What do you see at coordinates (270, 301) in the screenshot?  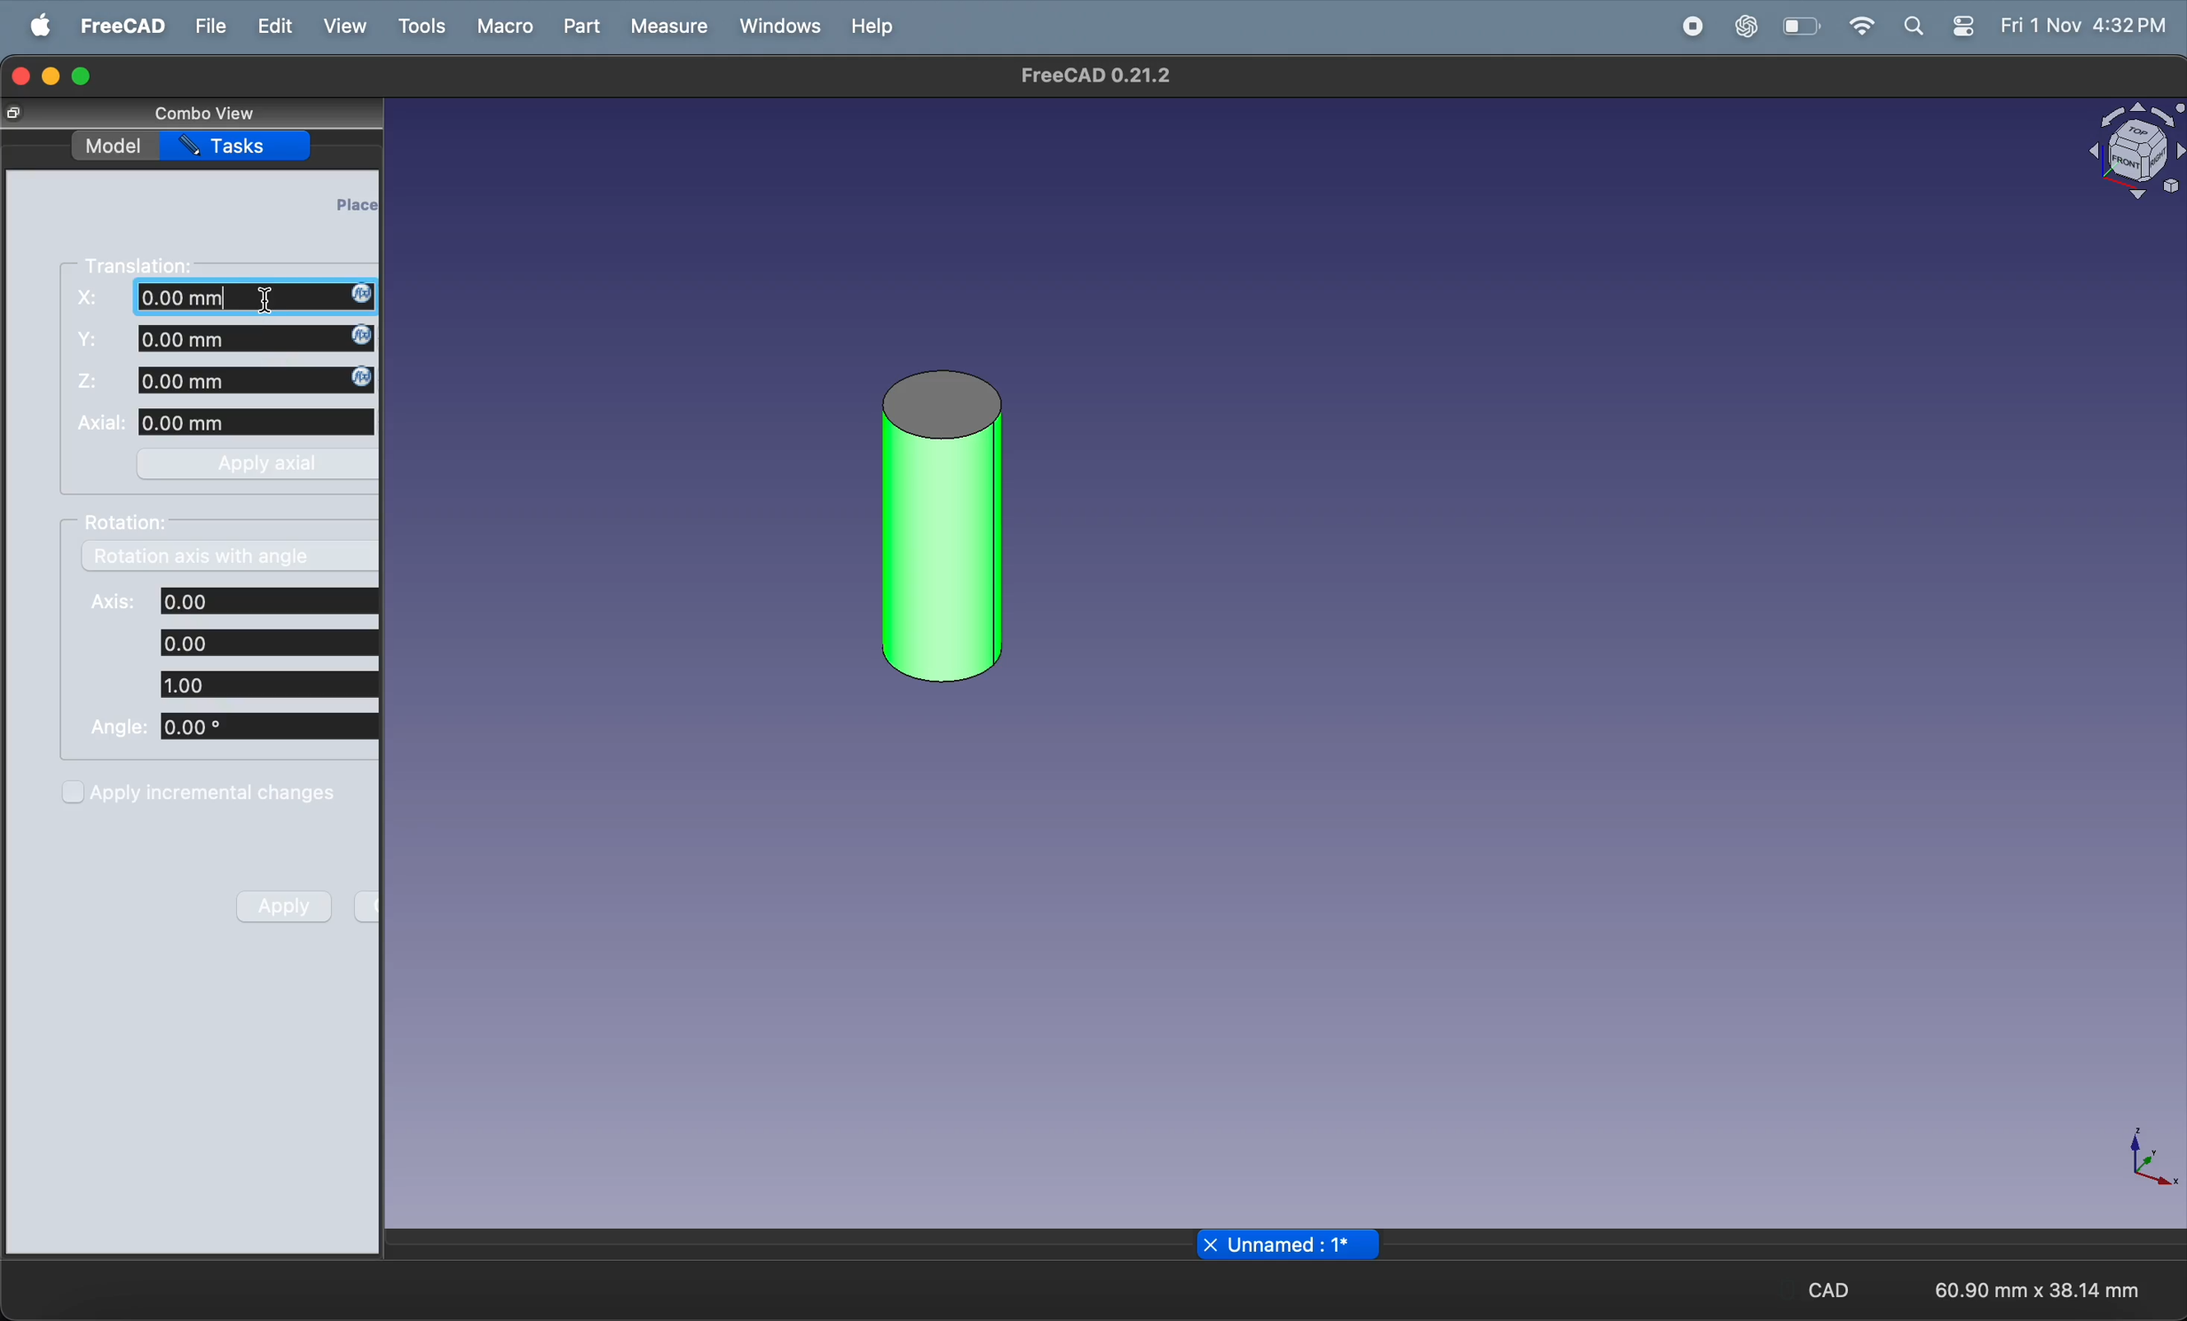 I see `text cursor` at bounding box center [270, 301].